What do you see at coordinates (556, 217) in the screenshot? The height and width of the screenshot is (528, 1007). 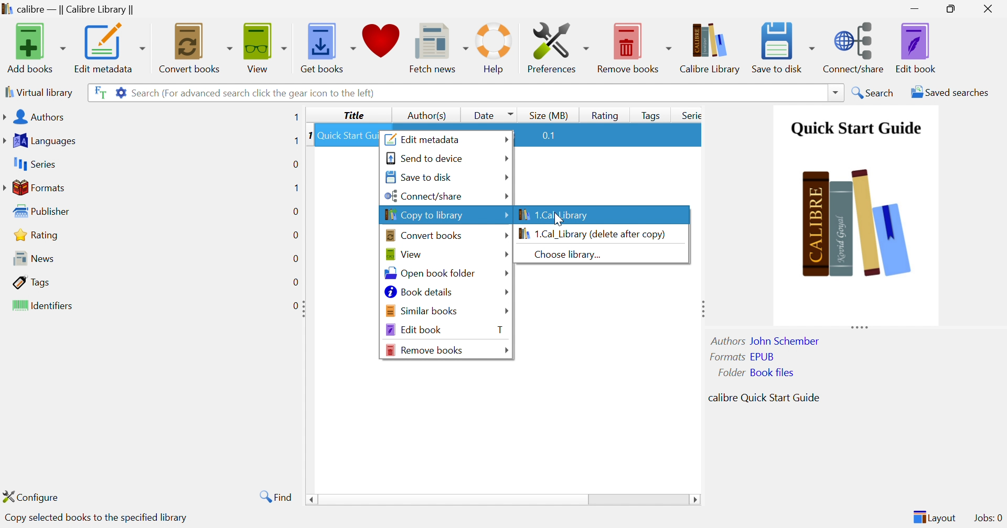 I see `Cursor` at bounding box center [556, 217].